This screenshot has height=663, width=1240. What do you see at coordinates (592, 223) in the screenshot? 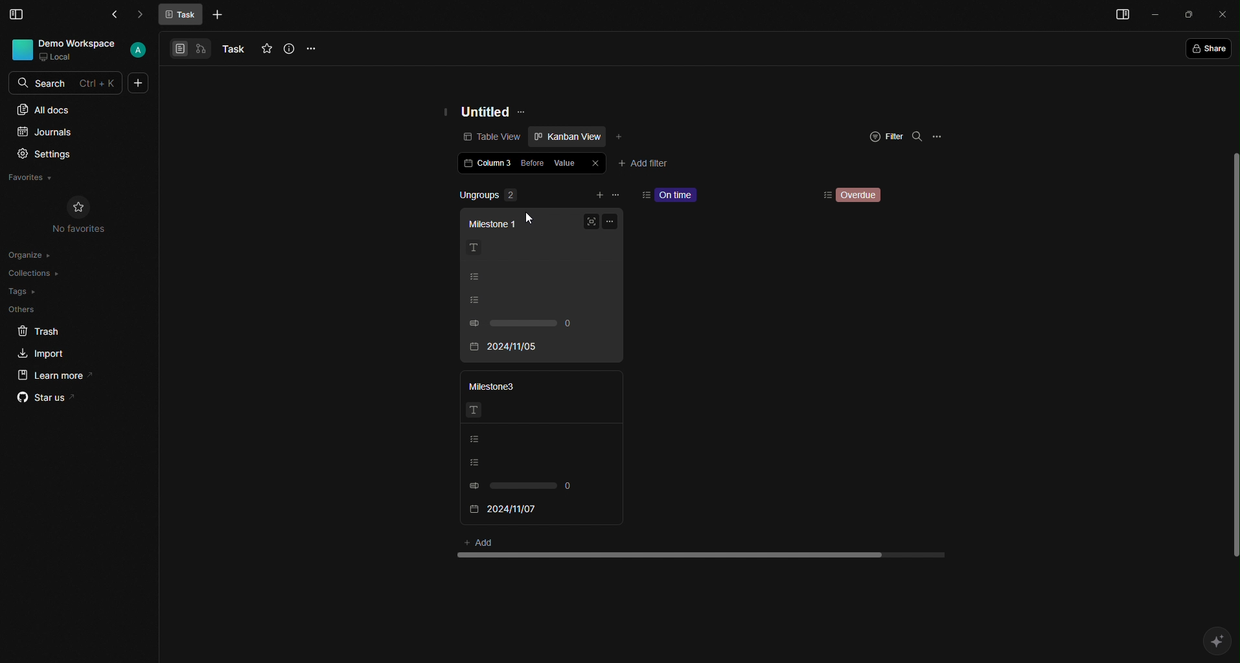
I see `Full screen` at bounding box center [592, 223].